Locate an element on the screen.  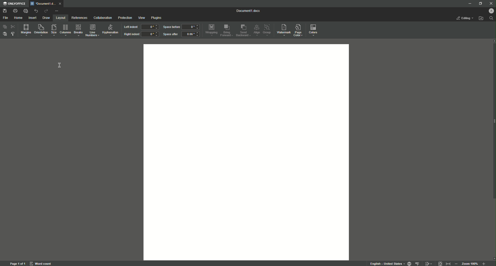
0 is located at coordinates (150, 27).